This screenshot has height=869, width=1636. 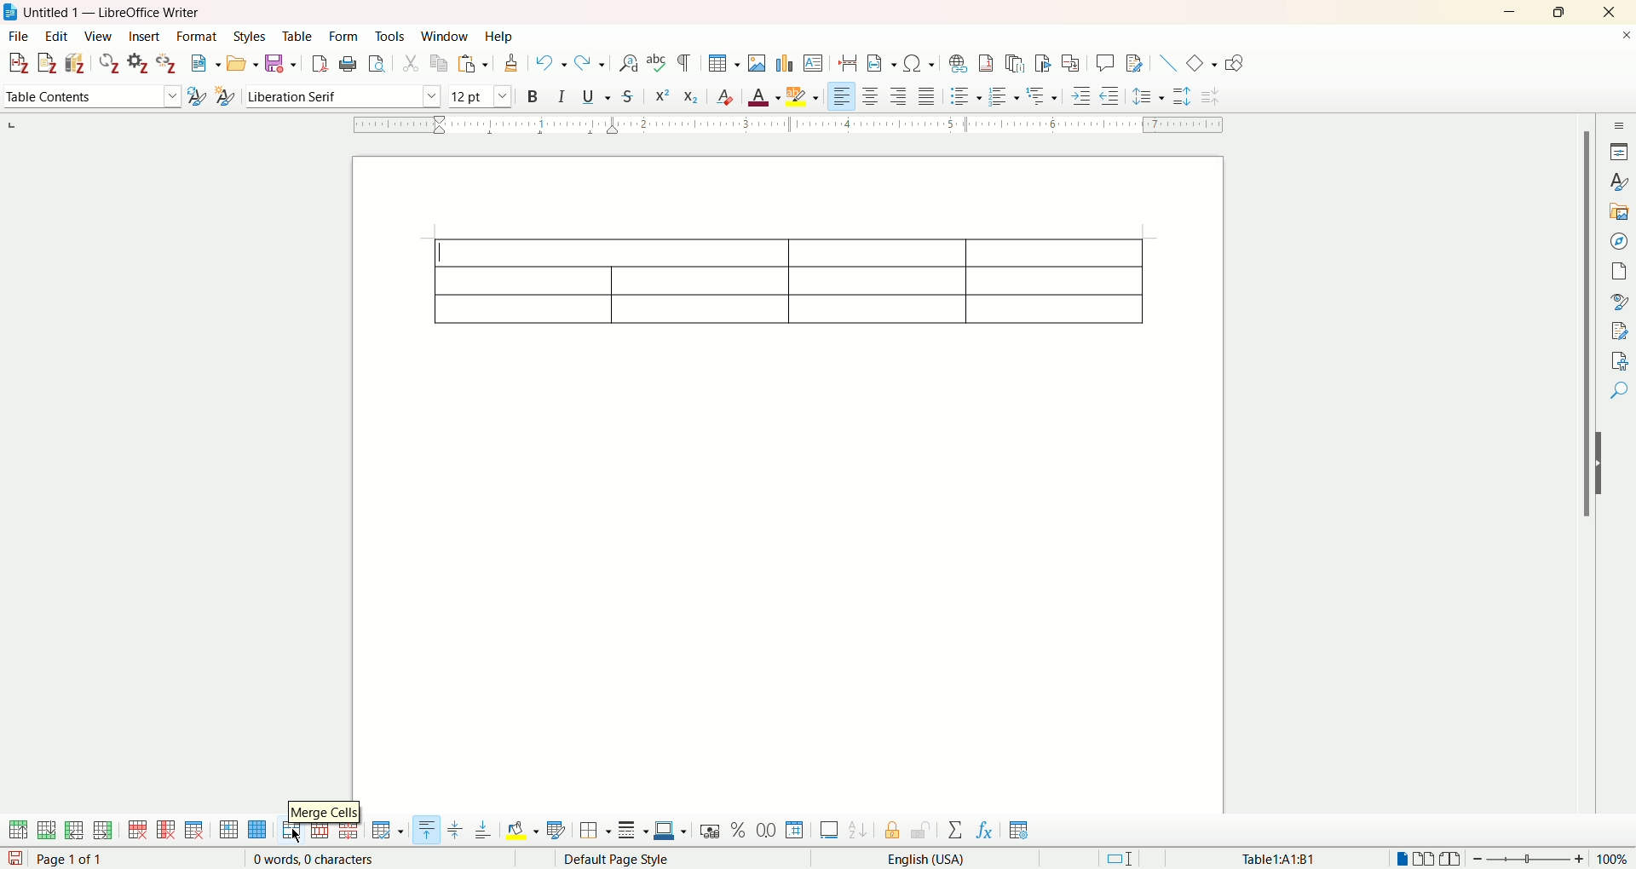 What do you see at coordinates (507, 64) in the screenshot?
I see `clone formatting` at bounding box center [507, 64].